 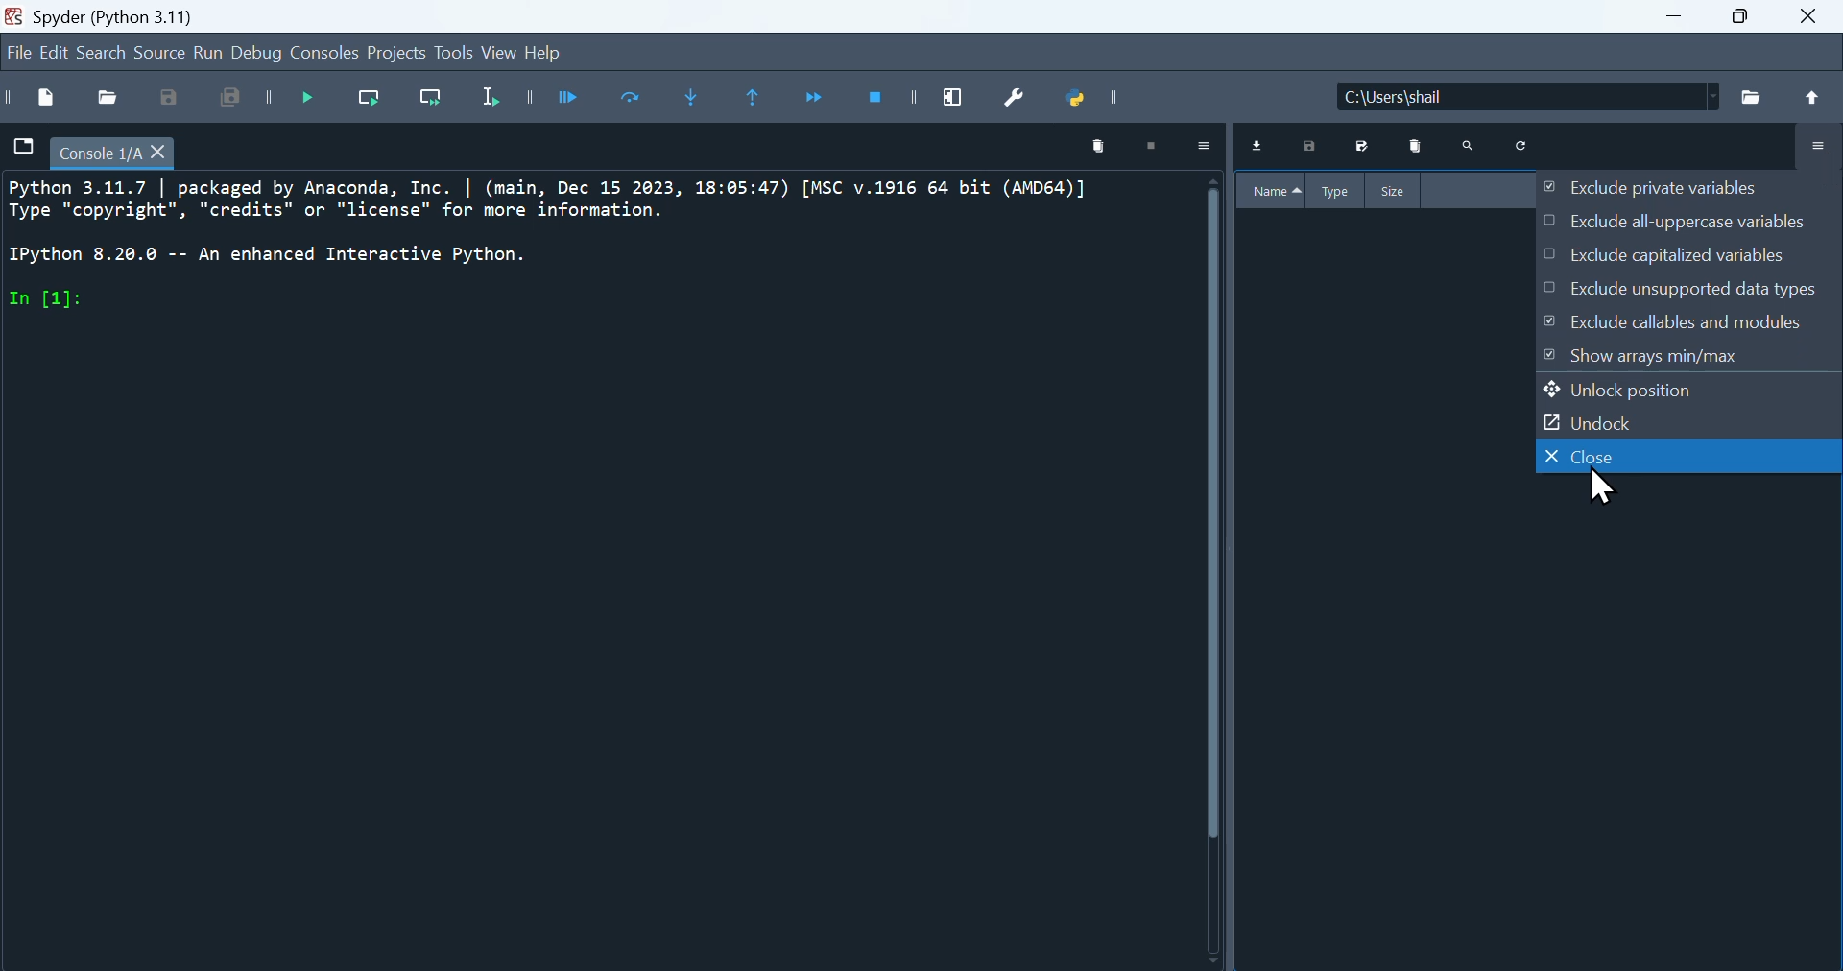 What do you see at coordinates (327, 55) in the screenshot?
I see `Console` at bounding box center [327, 55].